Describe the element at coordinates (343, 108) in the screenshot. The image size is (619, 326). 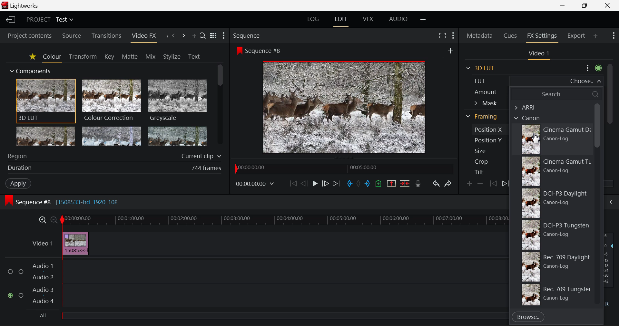
I see `Sequence Preview Screen` at that location.